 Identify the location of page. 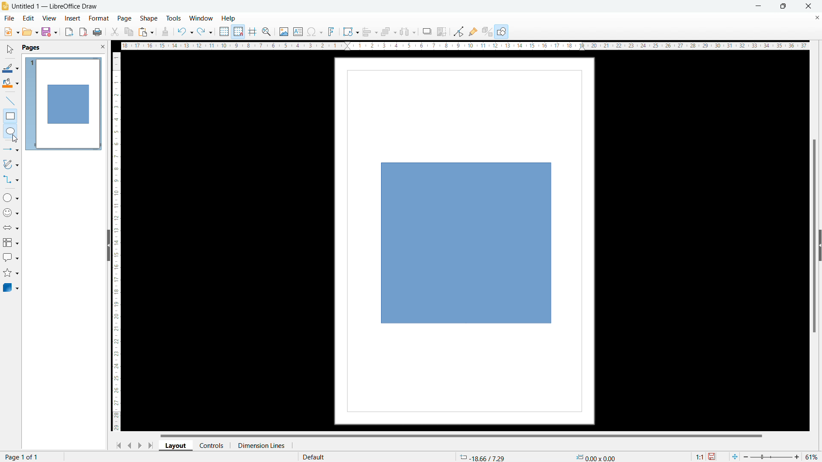
(125, 18).